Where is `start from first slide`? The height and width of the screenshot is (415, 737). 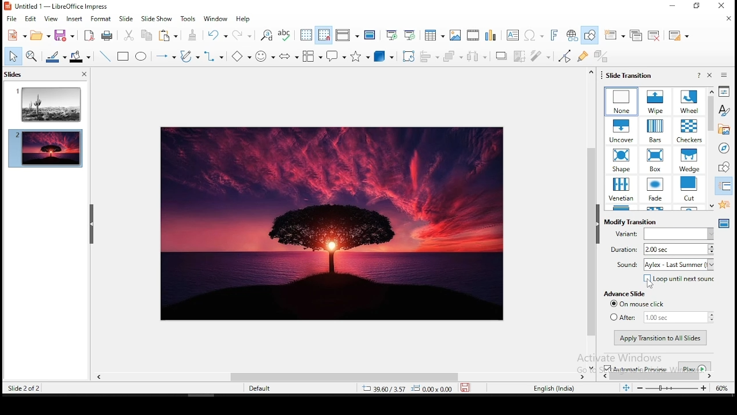 start from first slide is located at coordinates (391, 35).